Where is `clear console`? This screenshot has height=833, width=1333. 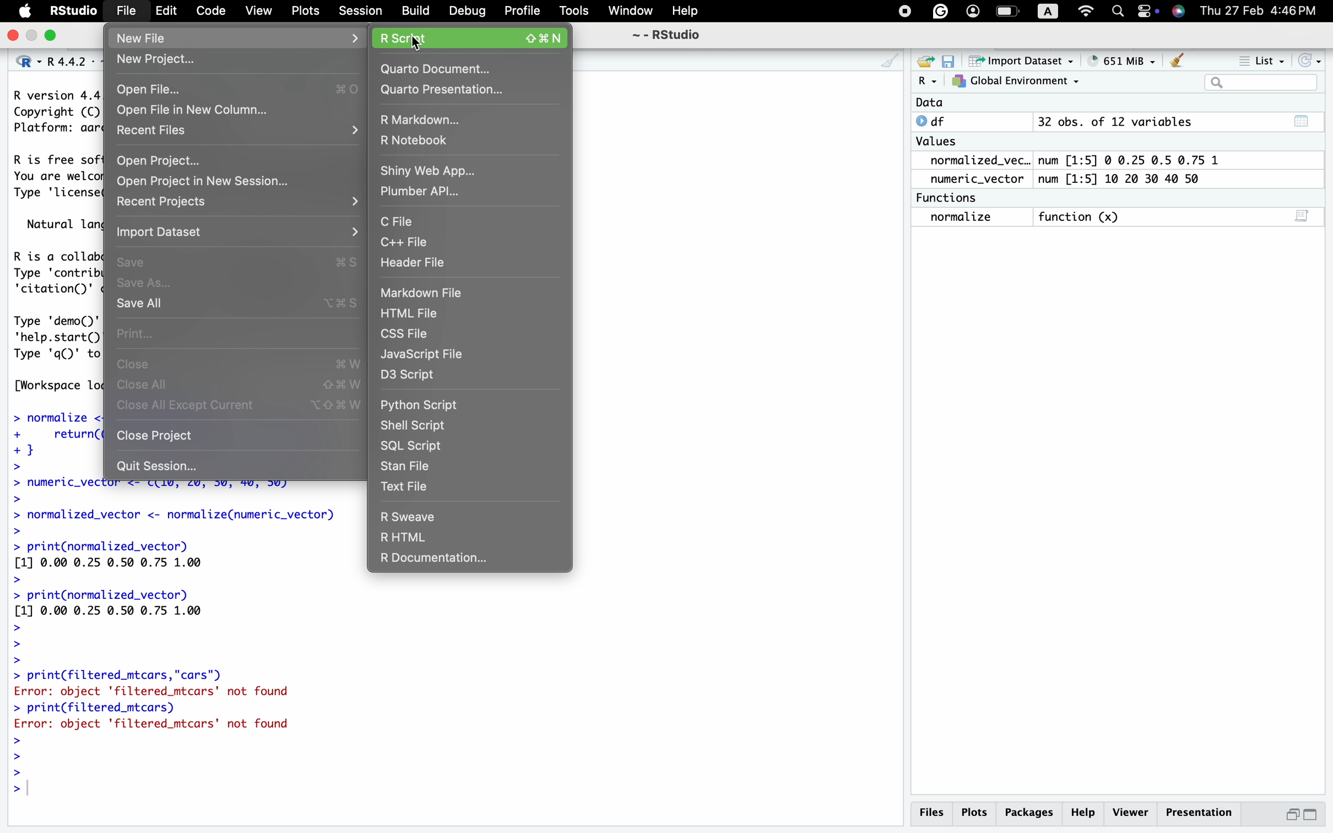
clear console is located at coordinates (885, 57).